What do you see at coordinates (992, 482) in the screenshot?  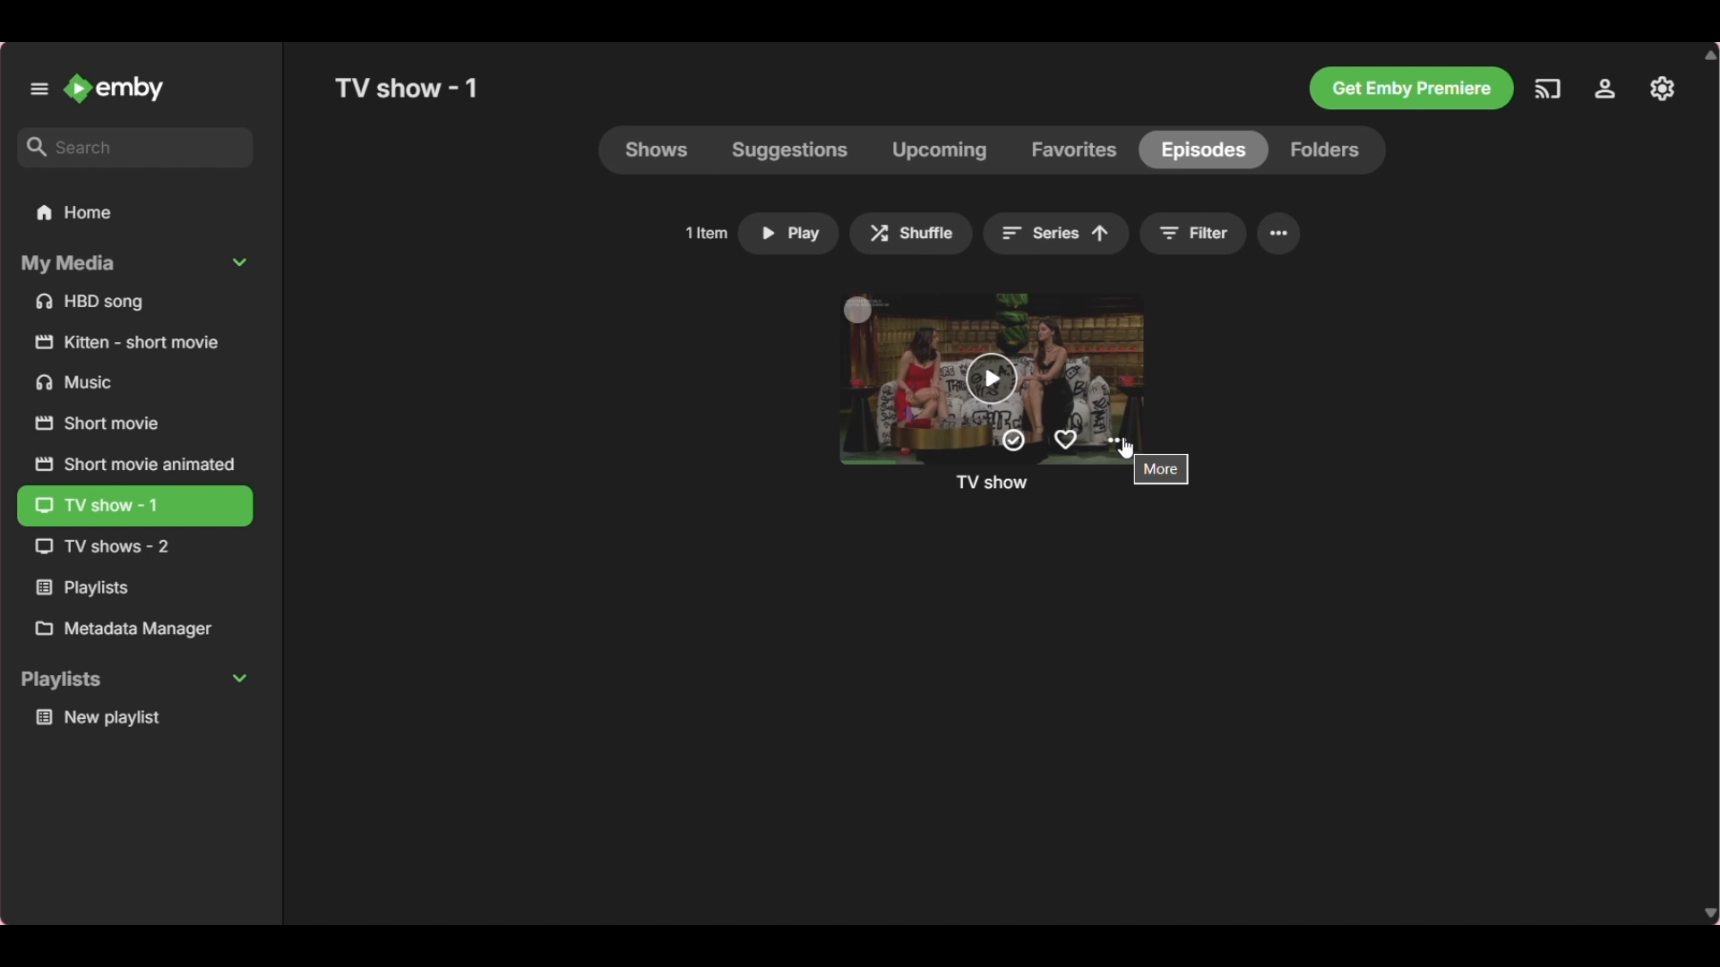 I see `Episode title` at bounding box center [992, 482].